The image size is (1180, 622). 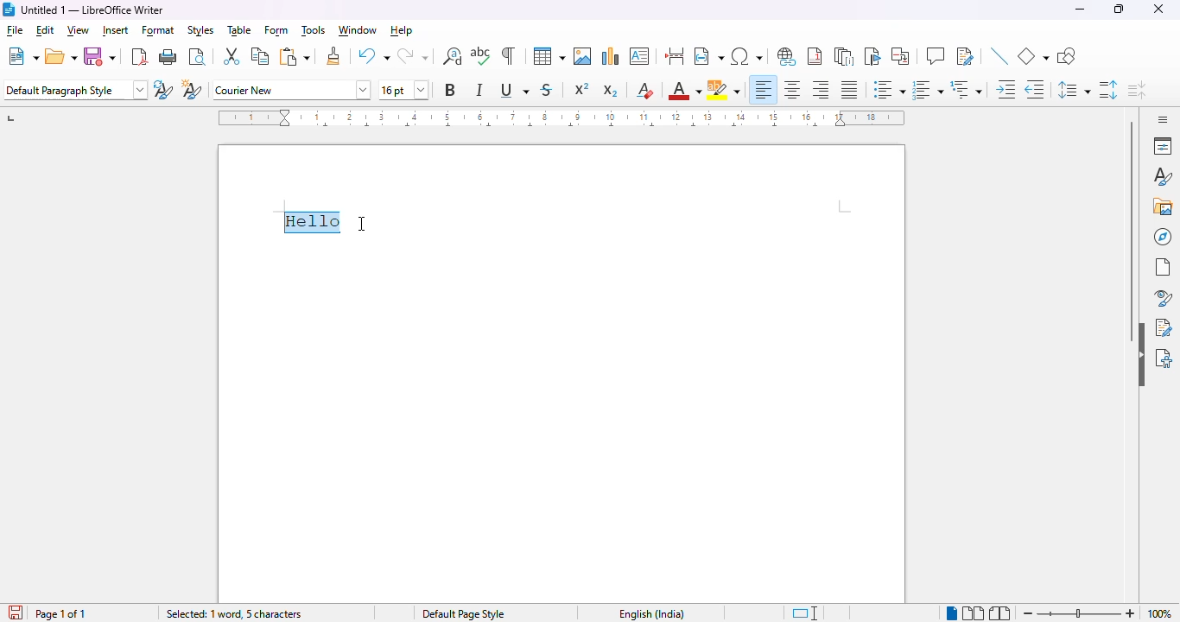 I want to click on increase paragraph spacing, so click(x=1107, y=90).